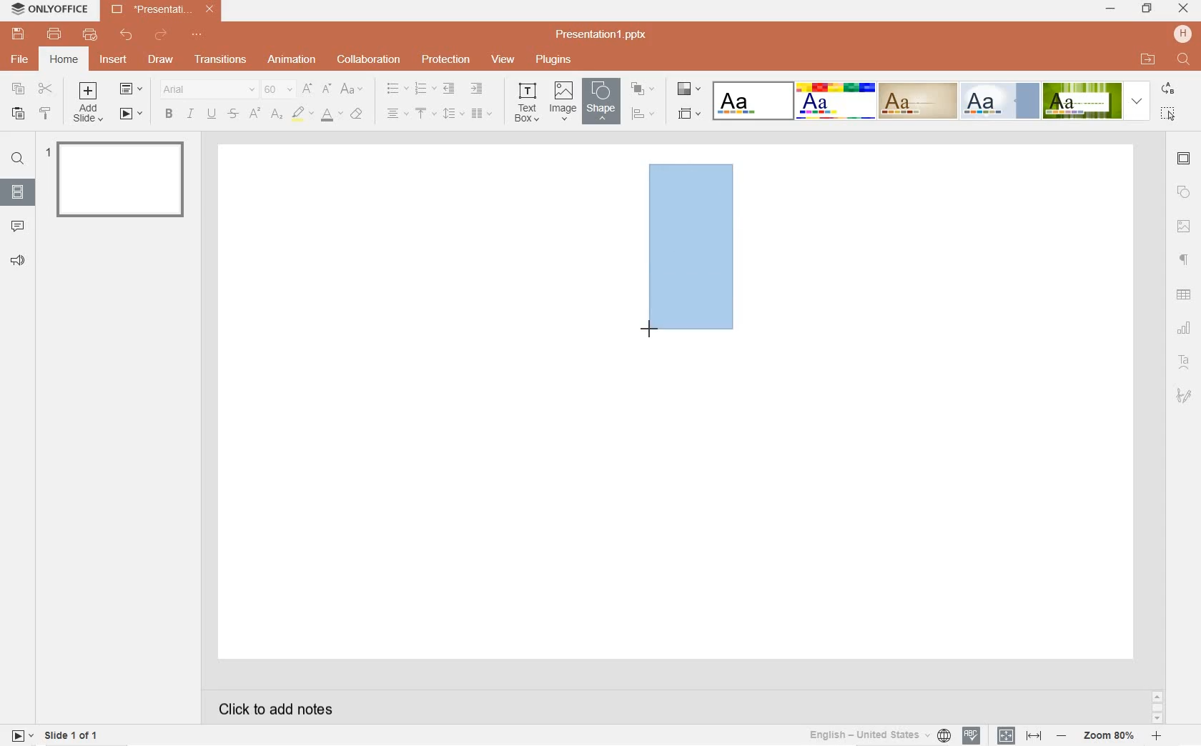 The width and height of the screenshot is (1201, 746). Describe the element at coordinates (190, 114) in the screenshot. I see `italic` at that location.